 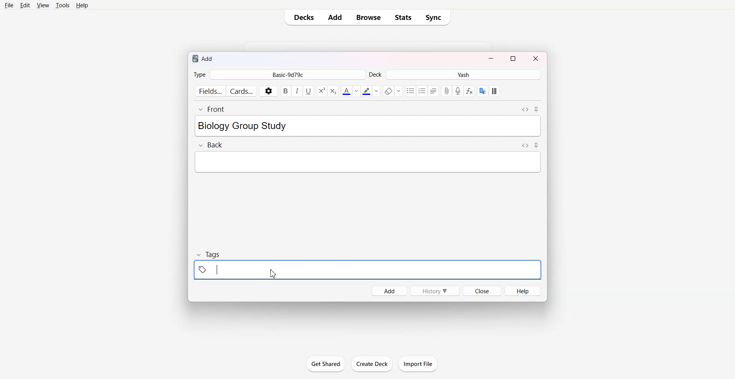 I want to click on Record Audio, so click(x=458, y=91).